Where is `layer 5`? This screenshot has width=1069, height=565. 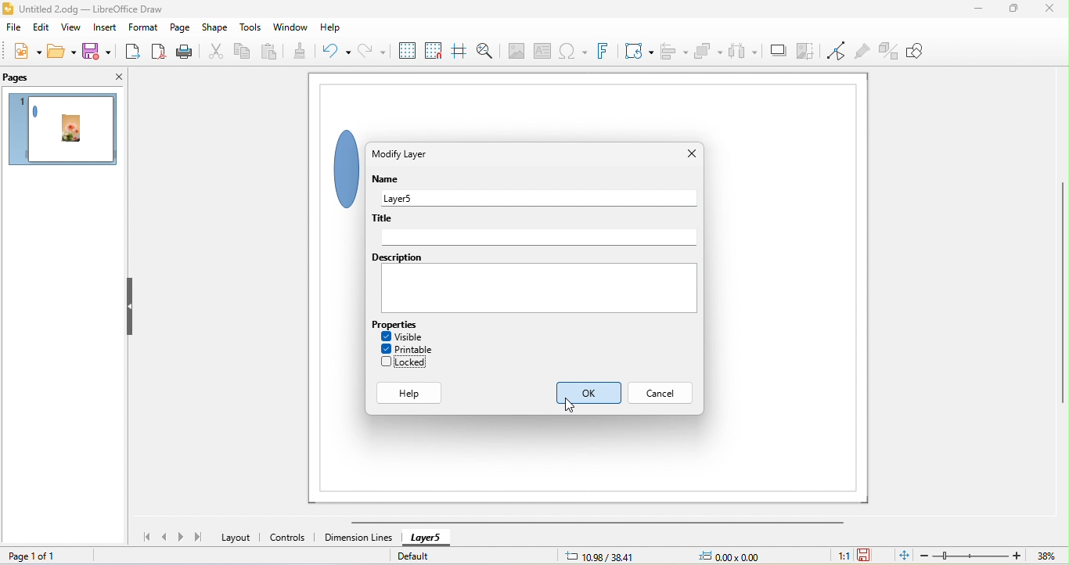 layer 5 is located at coordinates (544, 198).